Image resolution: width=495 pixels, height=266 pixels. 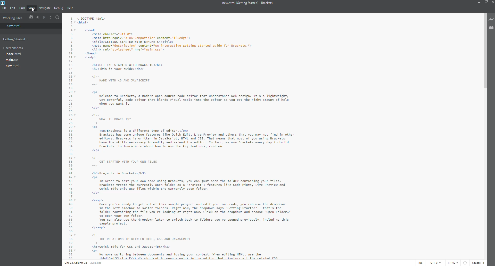 I want to click on brackets, so click(x=247, y=3).